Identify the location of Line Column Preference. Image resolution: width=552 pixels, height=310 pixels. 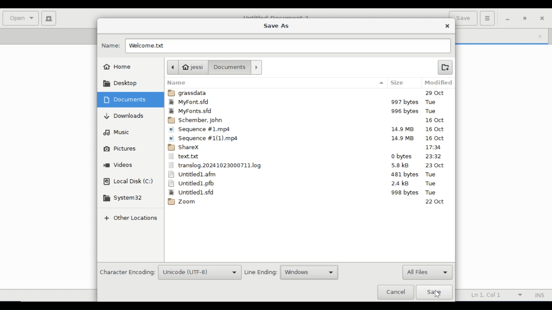
(494, 295).